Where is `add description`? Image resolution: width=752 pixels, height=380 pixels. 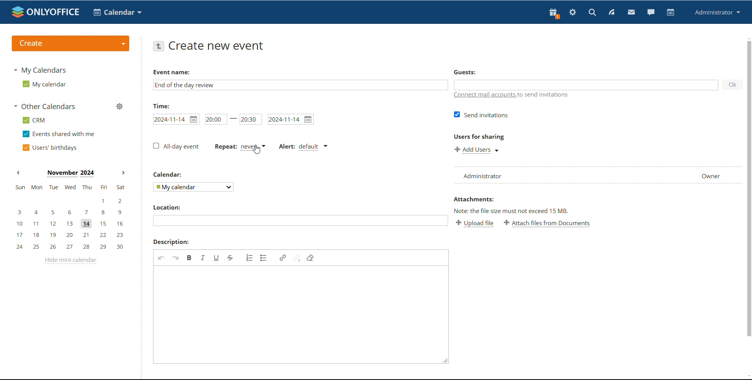 add description is located at coordinates (295, 311).